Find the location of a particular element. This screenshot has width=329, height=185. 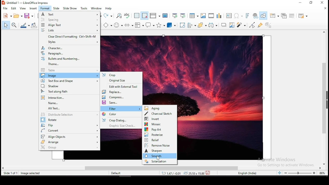

display views is located at coordinates (155, 16).